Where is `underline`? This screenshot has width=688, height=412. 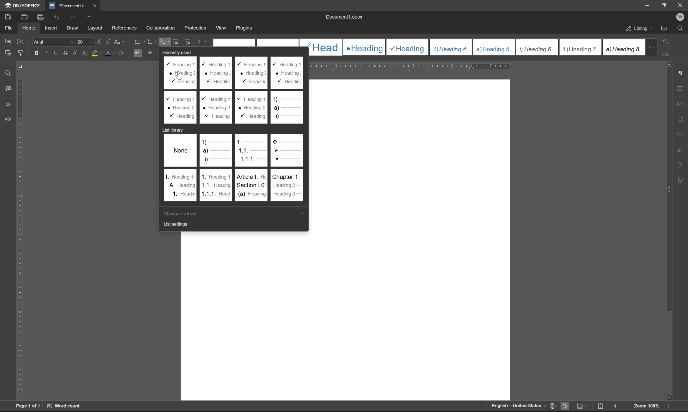 underline is located at coordinates (56, 53).